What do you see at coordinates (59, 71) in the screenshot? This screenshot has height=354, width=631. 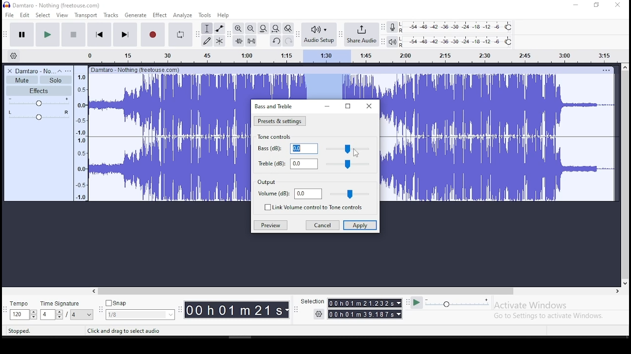 I see `collapse` at bounding box center [59, 71].